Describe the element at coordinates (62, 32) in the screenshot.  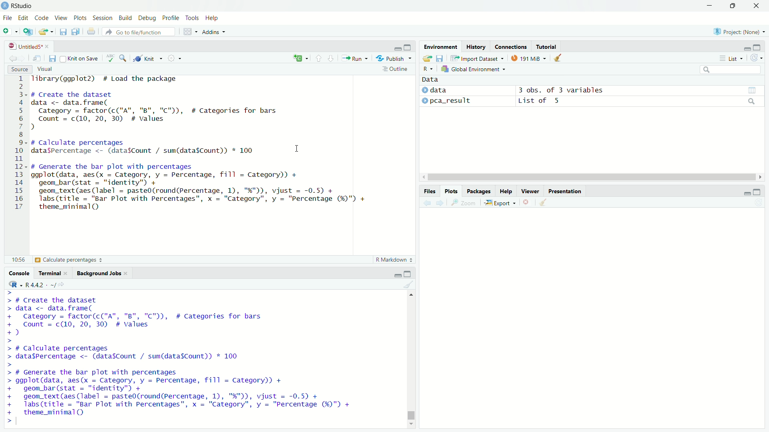
I see `save` at that location.